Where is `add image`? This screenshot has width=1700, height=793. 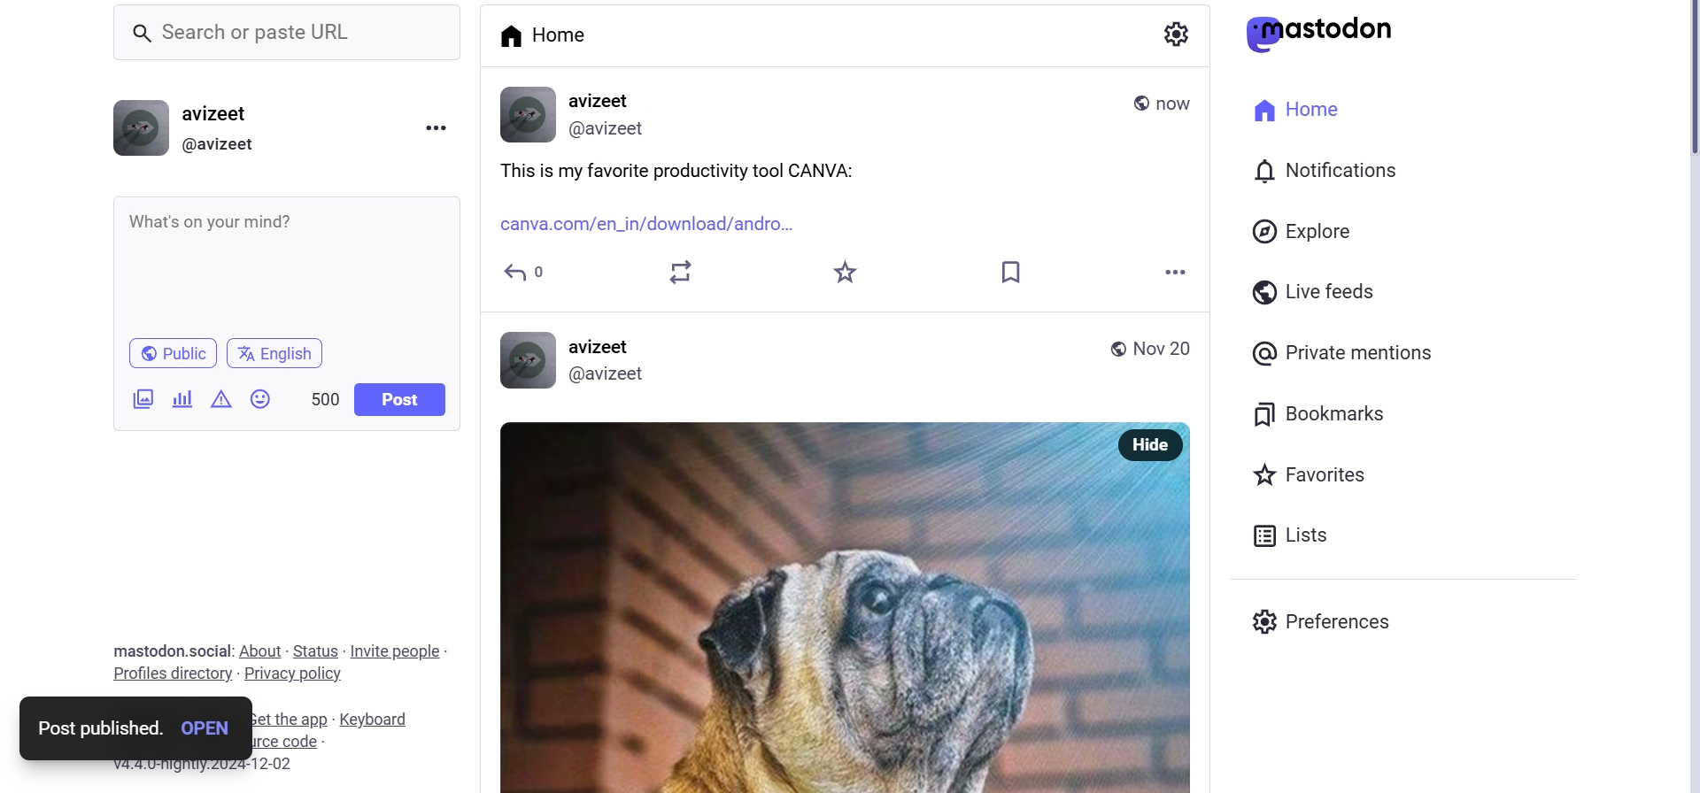 add image is located at coordinates (136, 399).